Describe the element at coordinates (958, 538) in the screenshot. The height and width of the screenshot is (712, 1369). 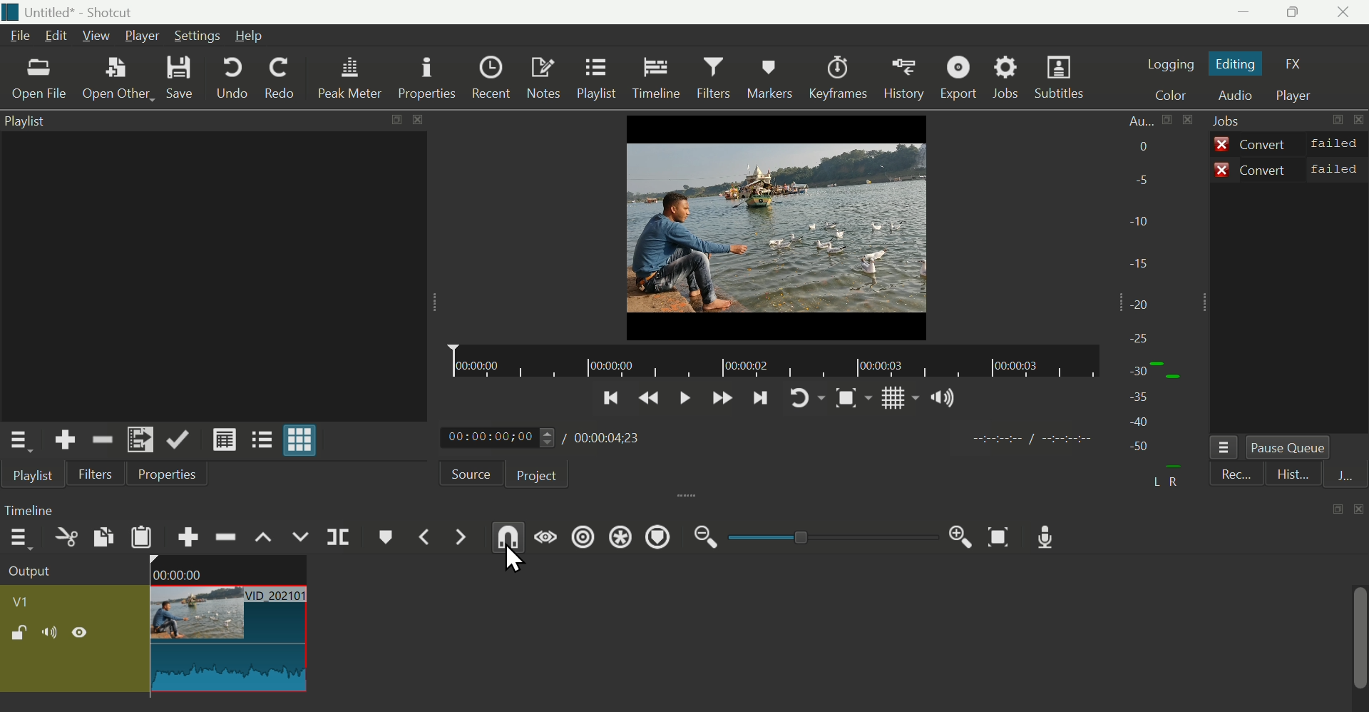
I see `` at that location.